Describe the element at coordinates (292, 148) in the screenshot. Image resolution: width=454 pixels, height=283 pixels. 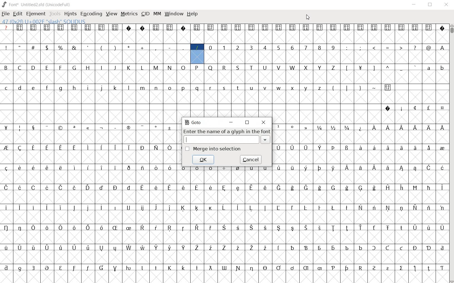
I see `glyph` at that location.